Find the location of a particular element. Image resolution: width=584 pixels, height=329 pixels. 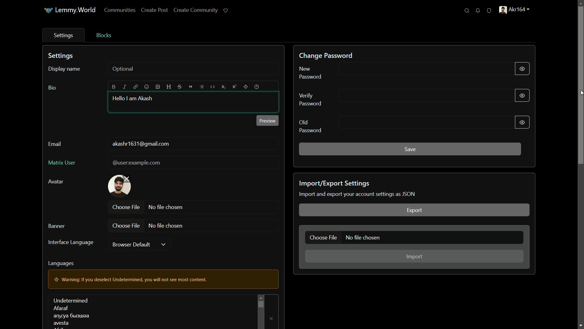

link is located at coordinates (136, 87).